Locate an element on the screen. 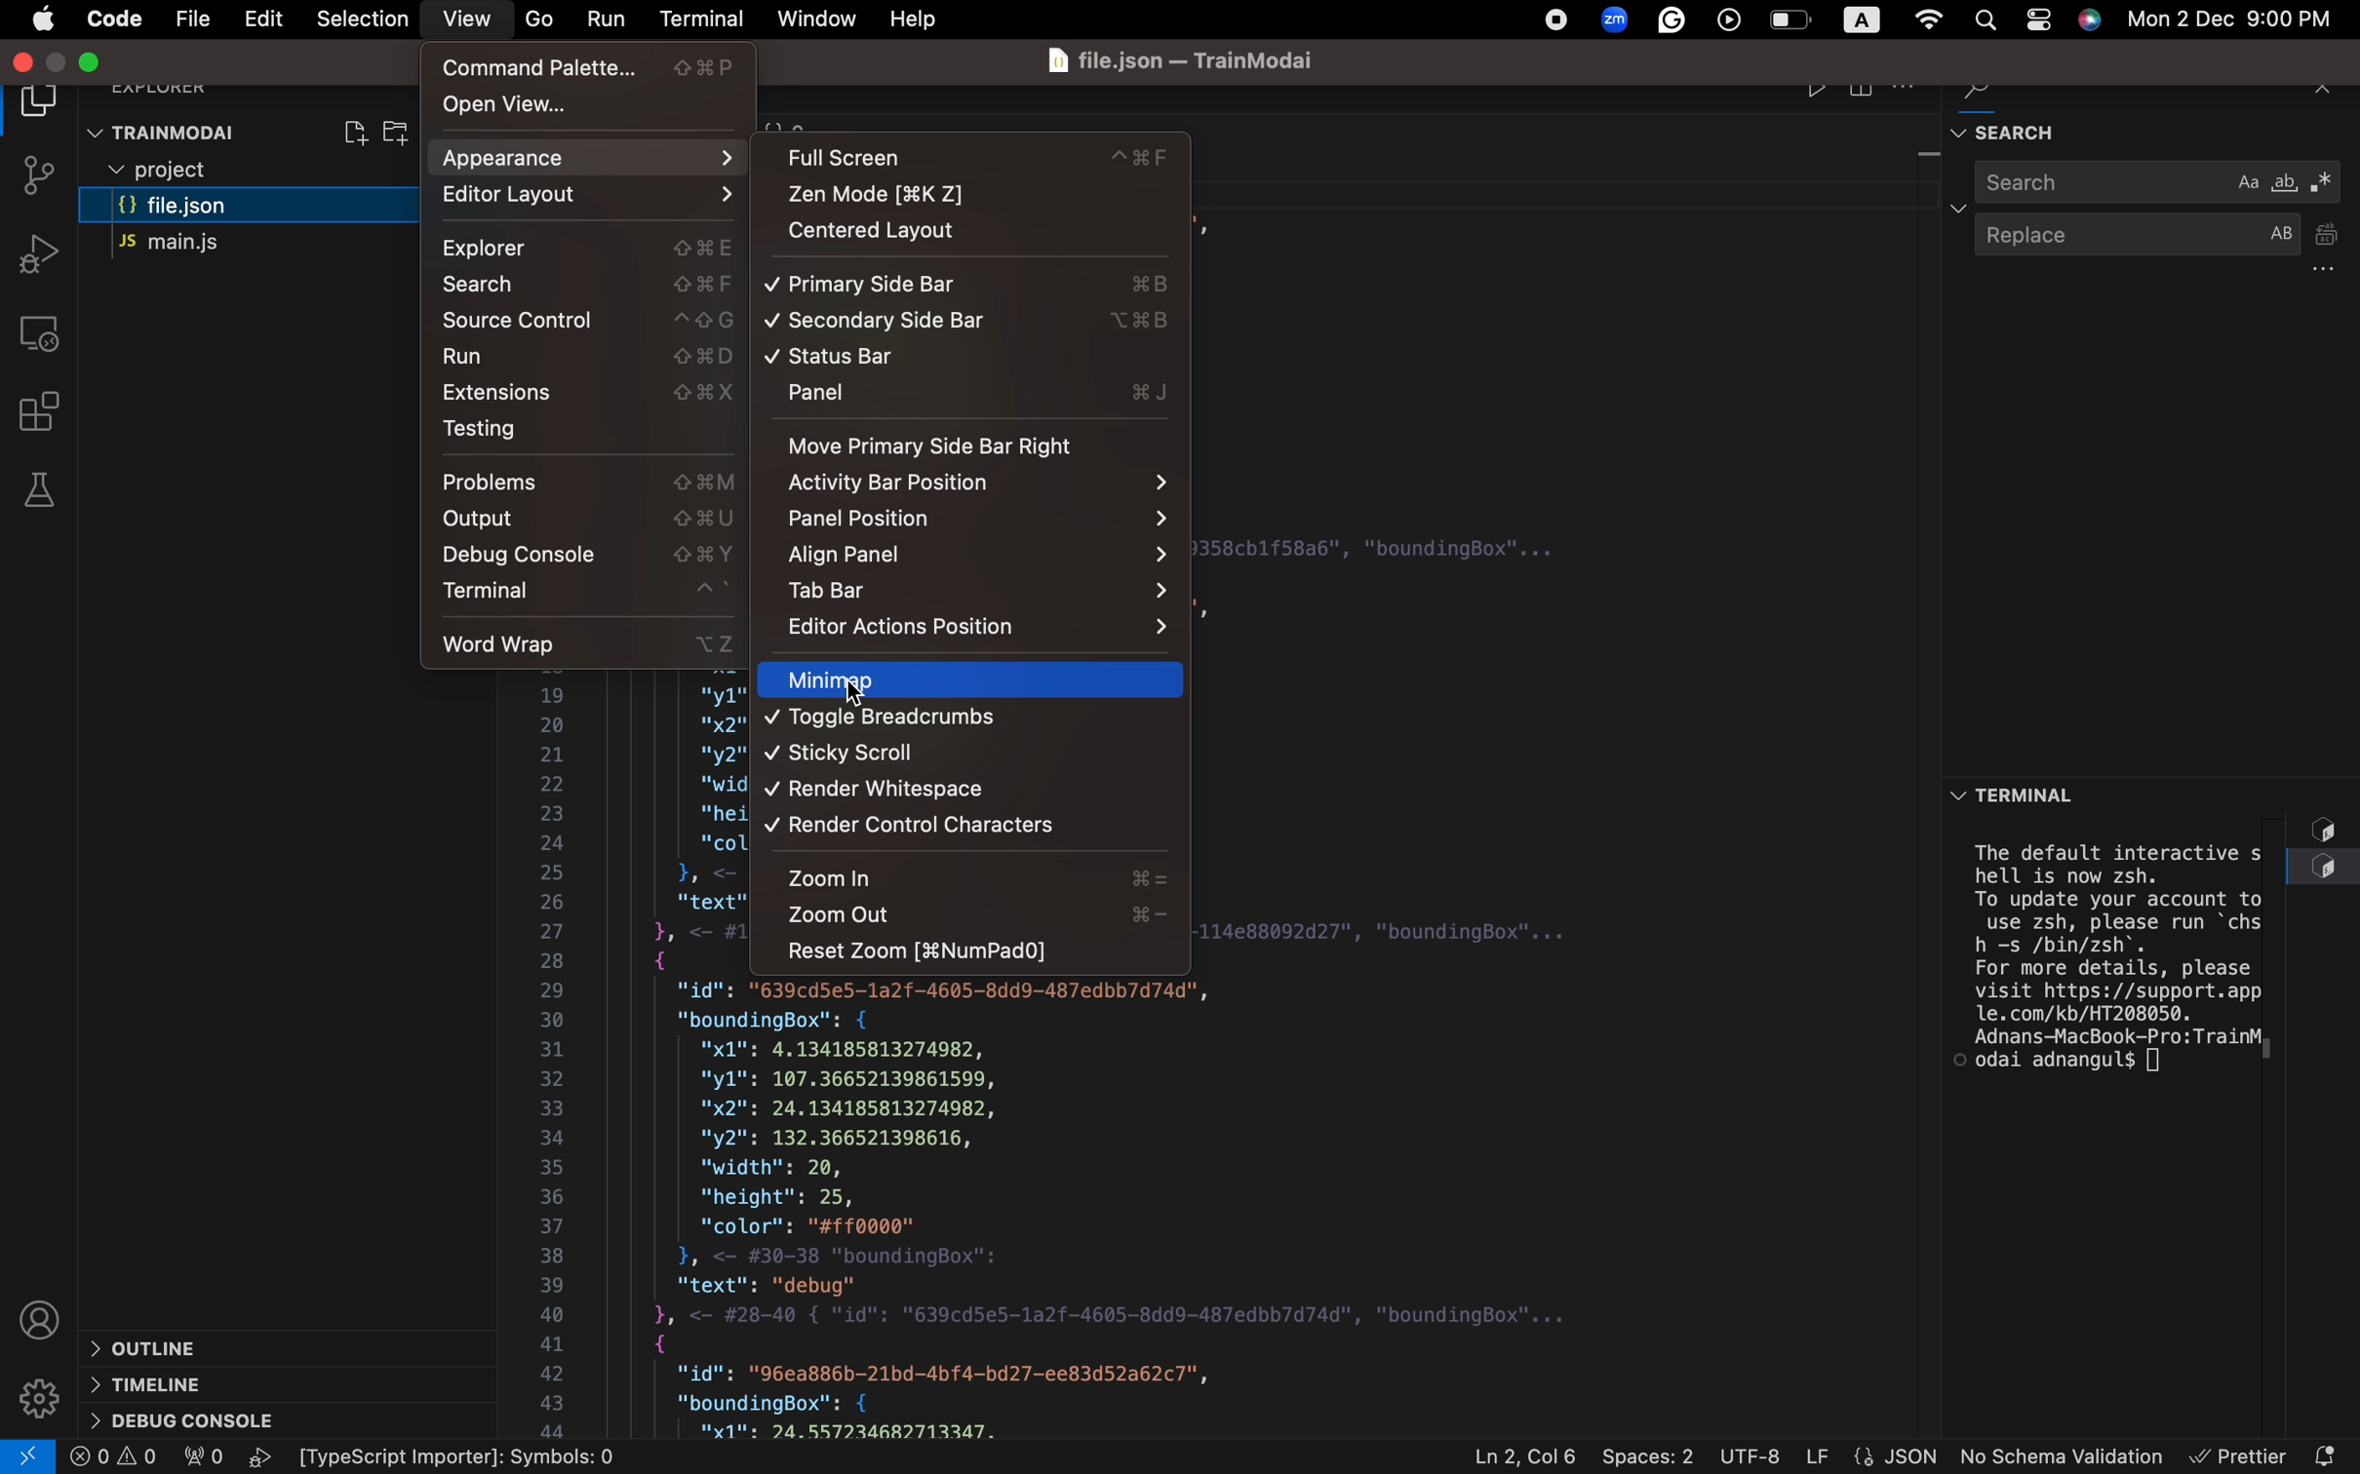 The width and height of the screenshot is (2360, 1474).  is located at coordinates (970, 750).